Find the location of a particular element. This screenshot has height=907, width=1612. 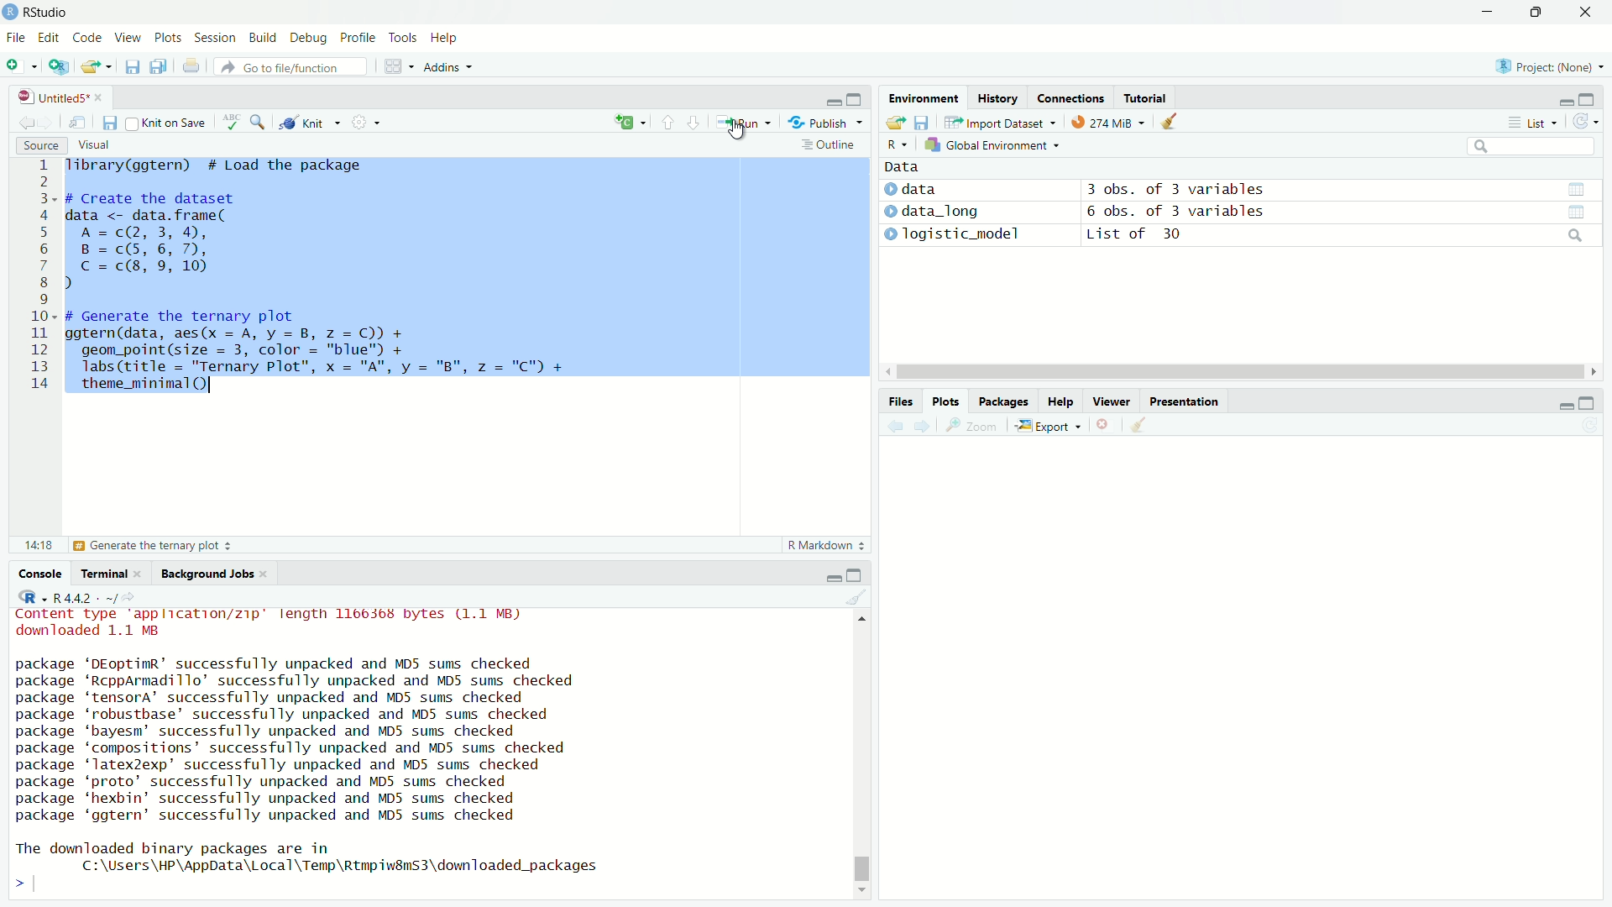

search is located at coordinates (1573, 237).